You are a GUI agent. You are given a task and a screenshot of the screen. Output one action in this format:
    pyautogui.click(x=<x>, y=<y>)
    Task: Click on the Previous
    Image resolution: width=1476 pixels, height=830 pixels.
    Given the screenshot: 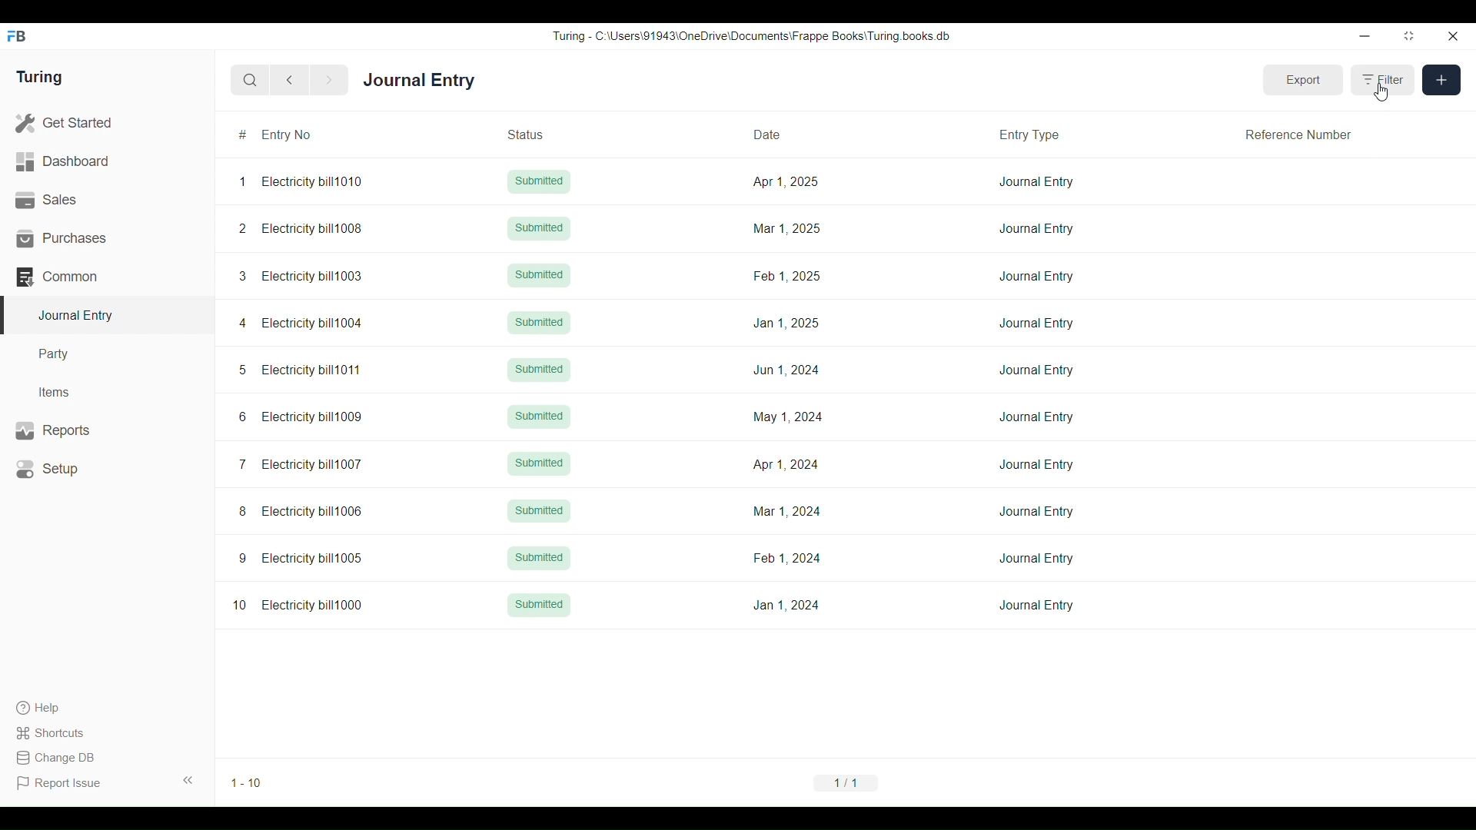 What is the action you would take?
    pyautogui.click(x=290, y=80)
    